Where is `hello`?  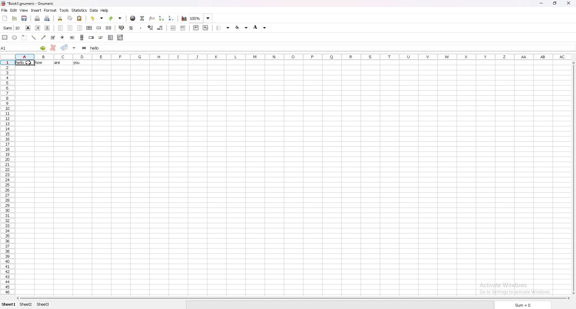
hello is located at coordinates (25, 63).